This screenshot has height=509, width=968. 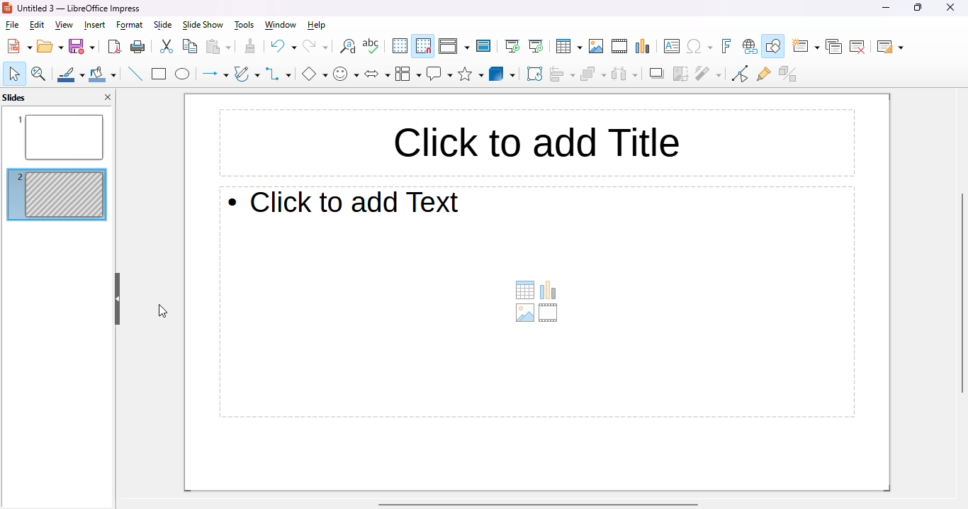 I want to click on rotate, so click(x=535, y=73).